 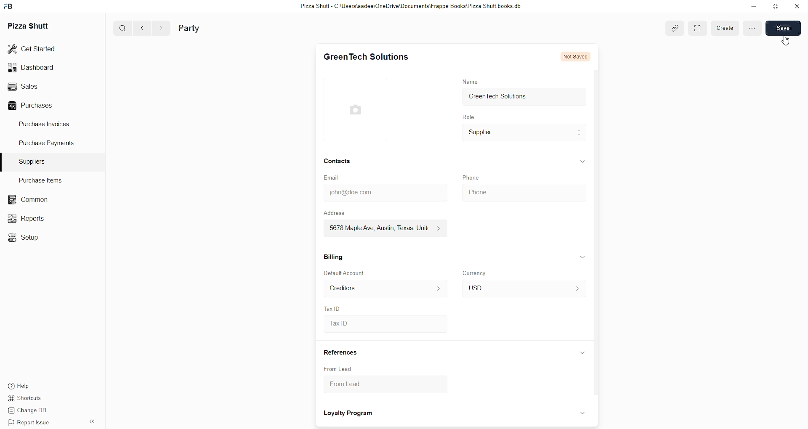 I want to click on Billing, so click(x=333, y=256).